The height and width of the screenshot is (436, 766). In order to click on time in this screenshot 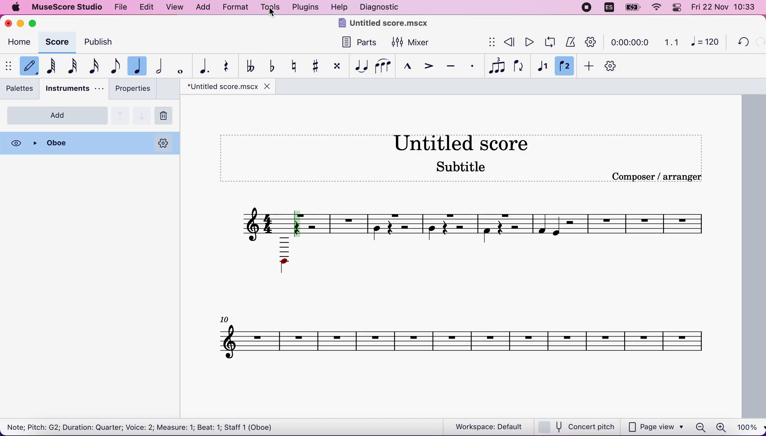, I will do `click(629, 41)`.